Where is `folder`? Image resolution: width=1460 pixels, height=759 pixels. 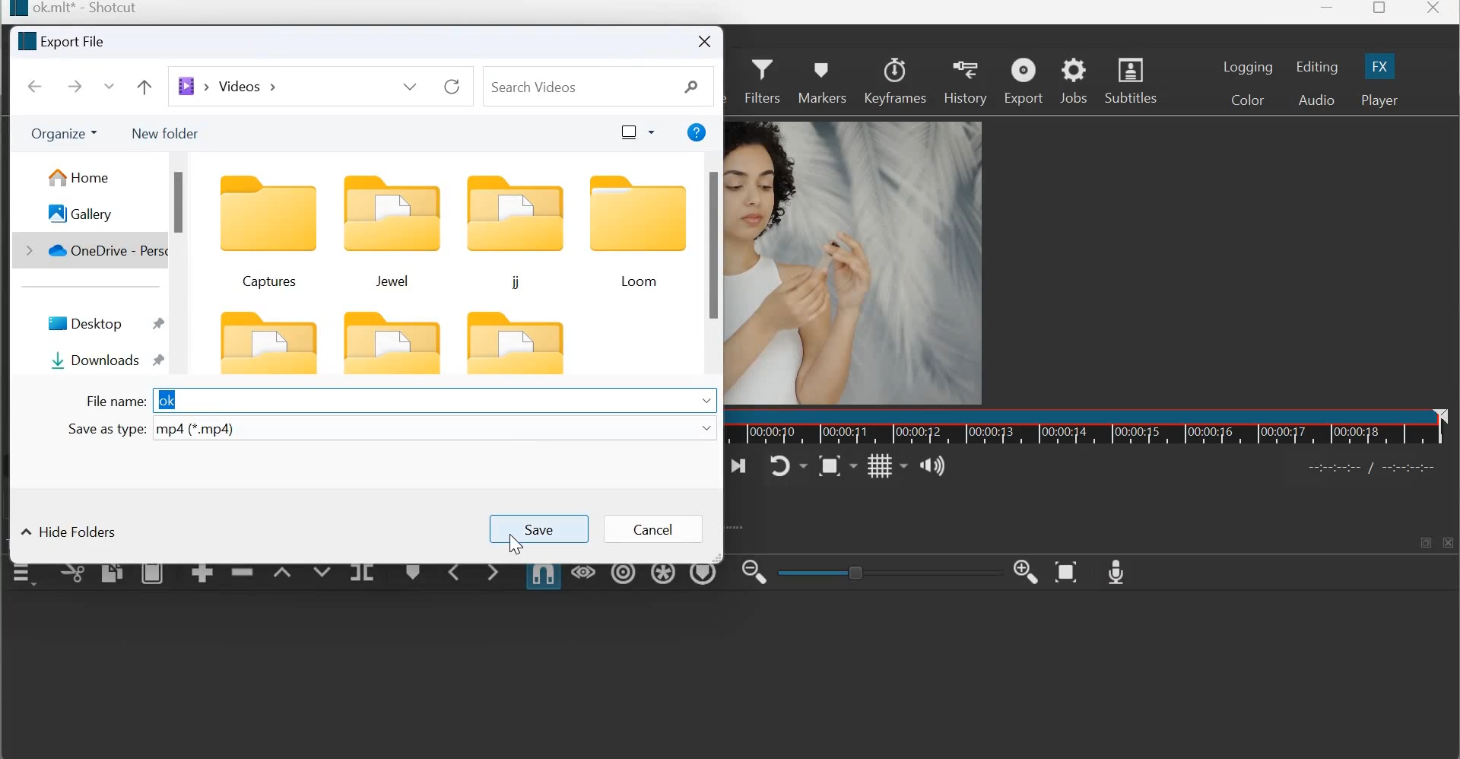 folder is located at coordinates (267, 341).